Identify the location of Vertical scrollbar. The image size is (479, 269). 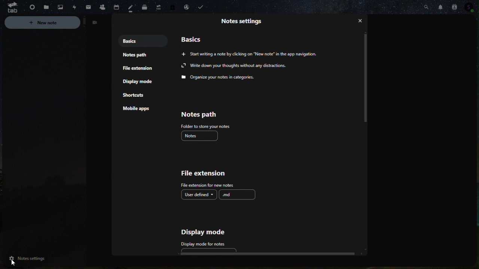
(367, 78).